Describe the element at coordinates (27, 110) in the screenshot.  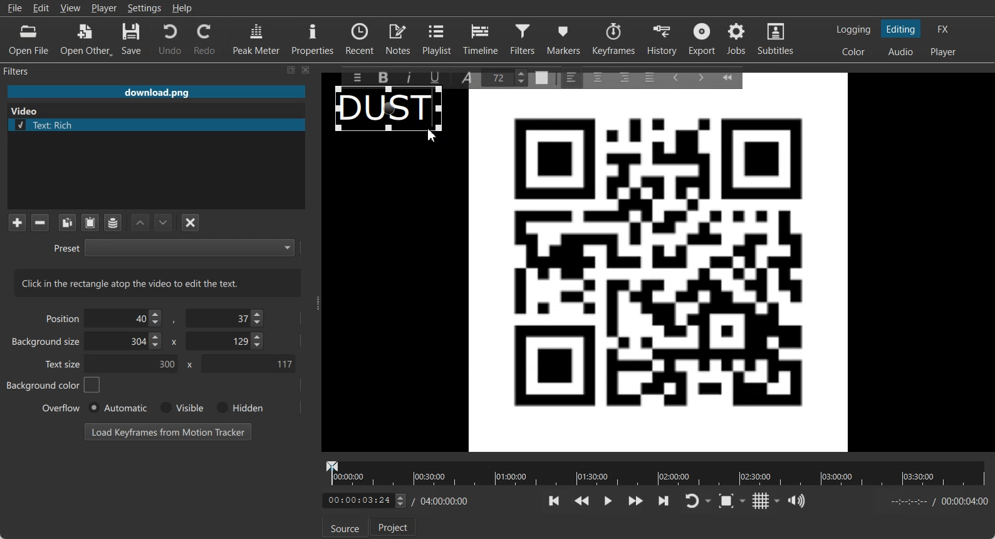
I see `Video` at that location.